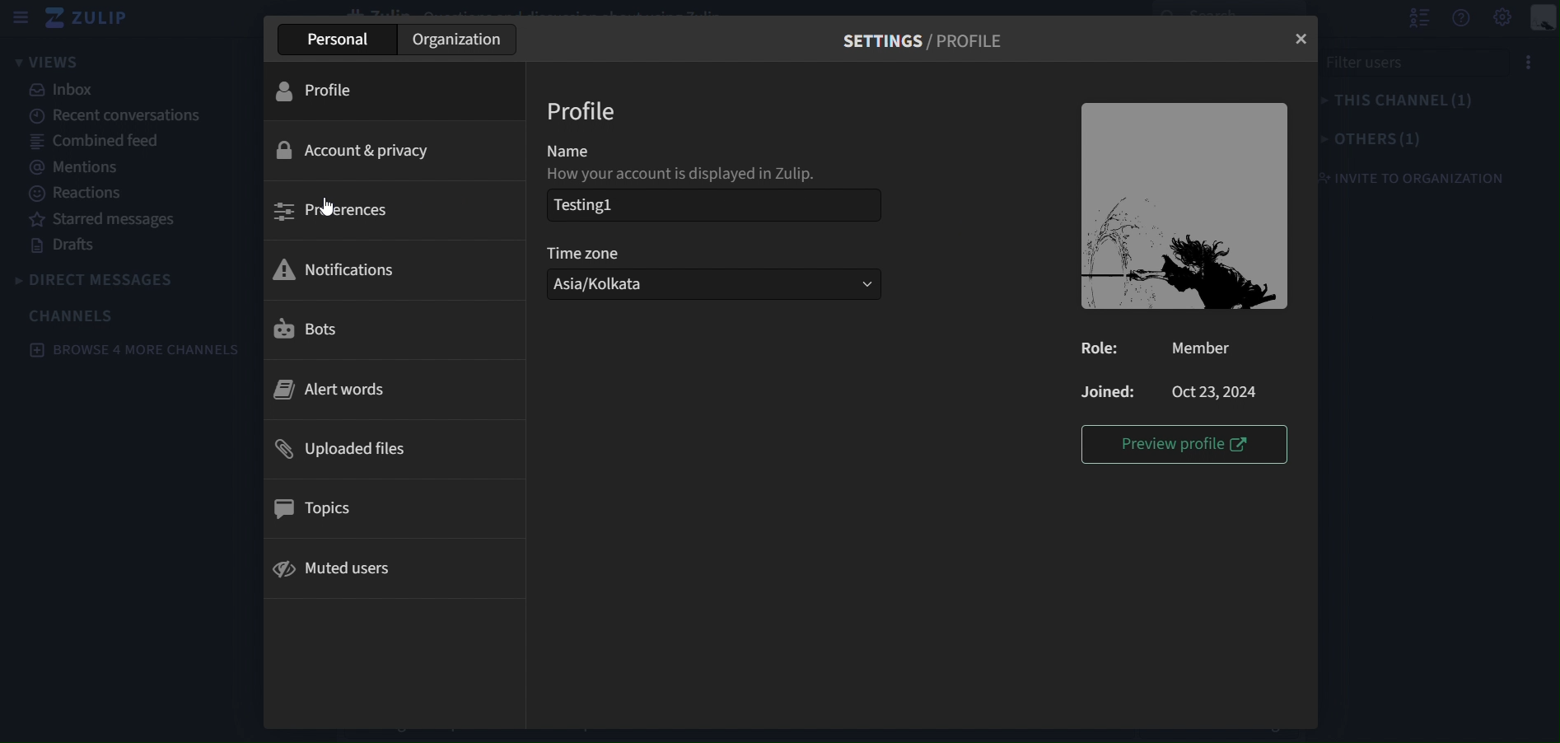  Describe the element at coordinates (1420, 19) in the screenshot. I see `hide user list` at that location.